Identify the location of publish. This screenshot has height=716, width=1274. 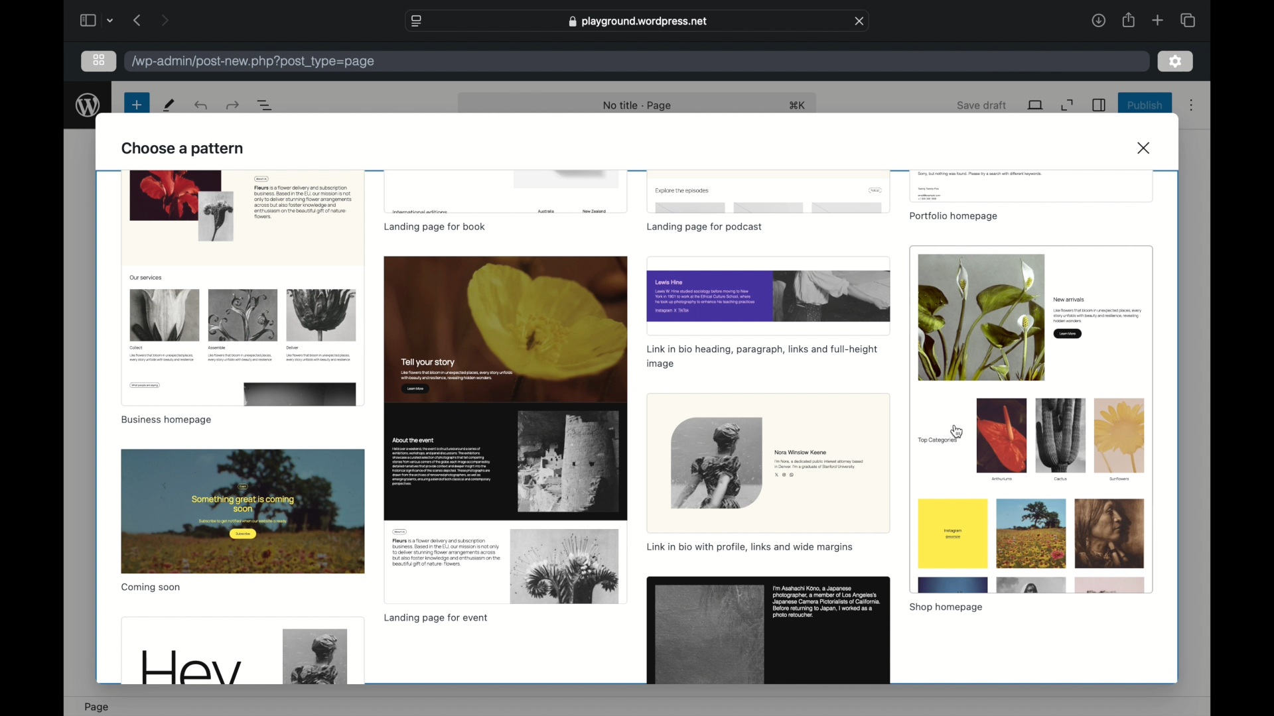
(1144, 105).